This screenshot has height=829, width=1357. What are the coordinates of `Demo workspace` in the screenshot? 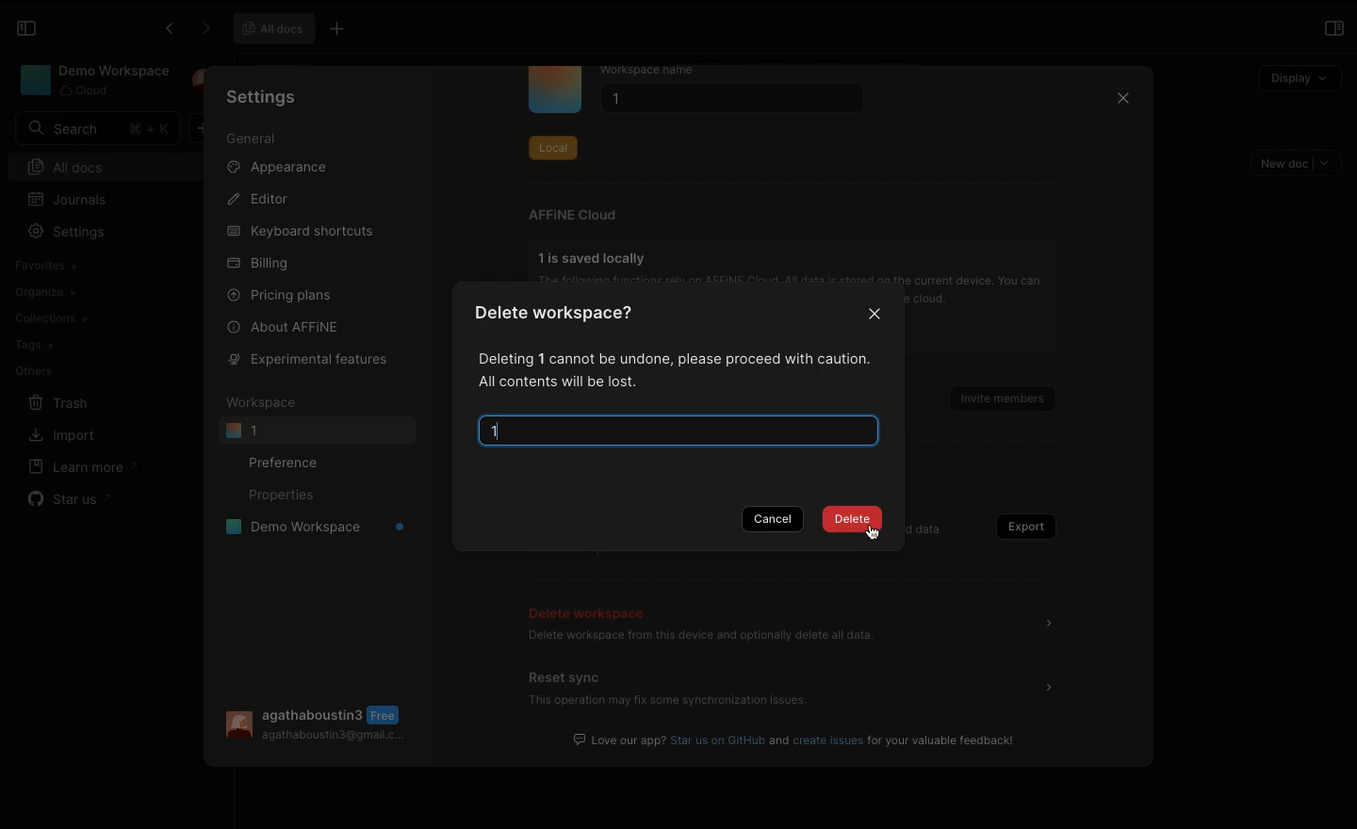 It's located at (309, 529).